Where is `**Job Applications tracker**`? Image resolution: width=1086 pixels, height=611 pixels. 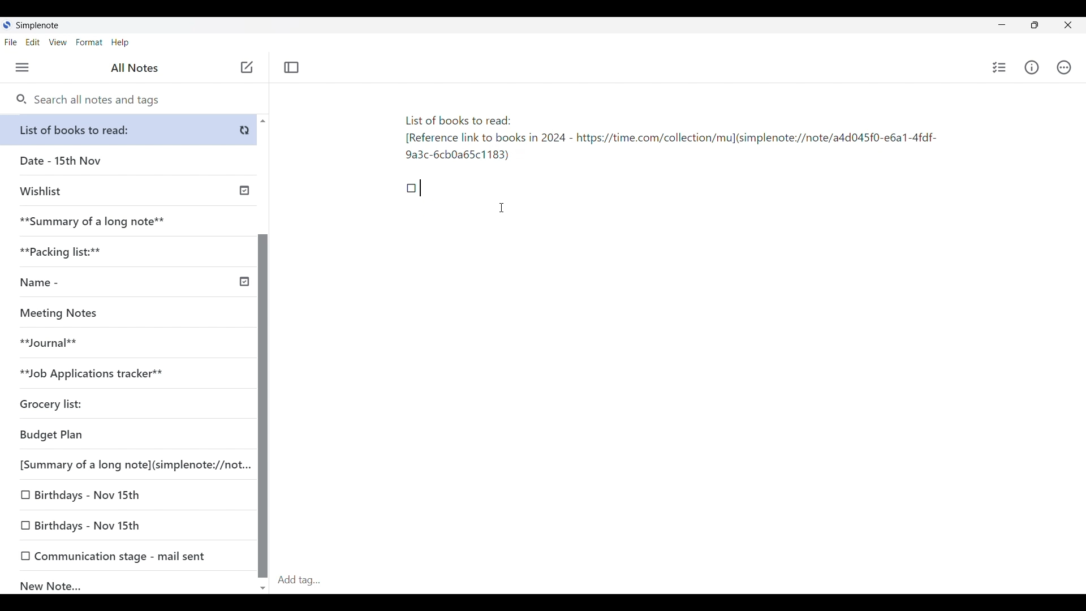
**Job Applications tracker** is located at coordinates (124, 374).